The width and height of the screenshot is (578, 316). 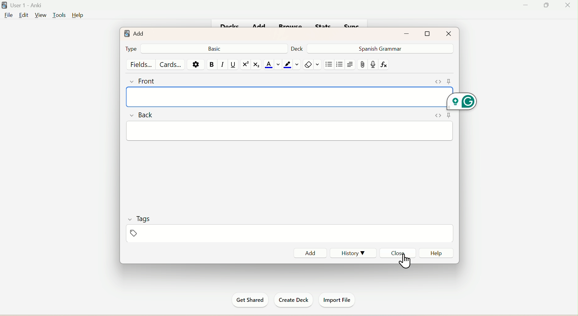 I want to click on Minimize, so click(x=527, y=5).